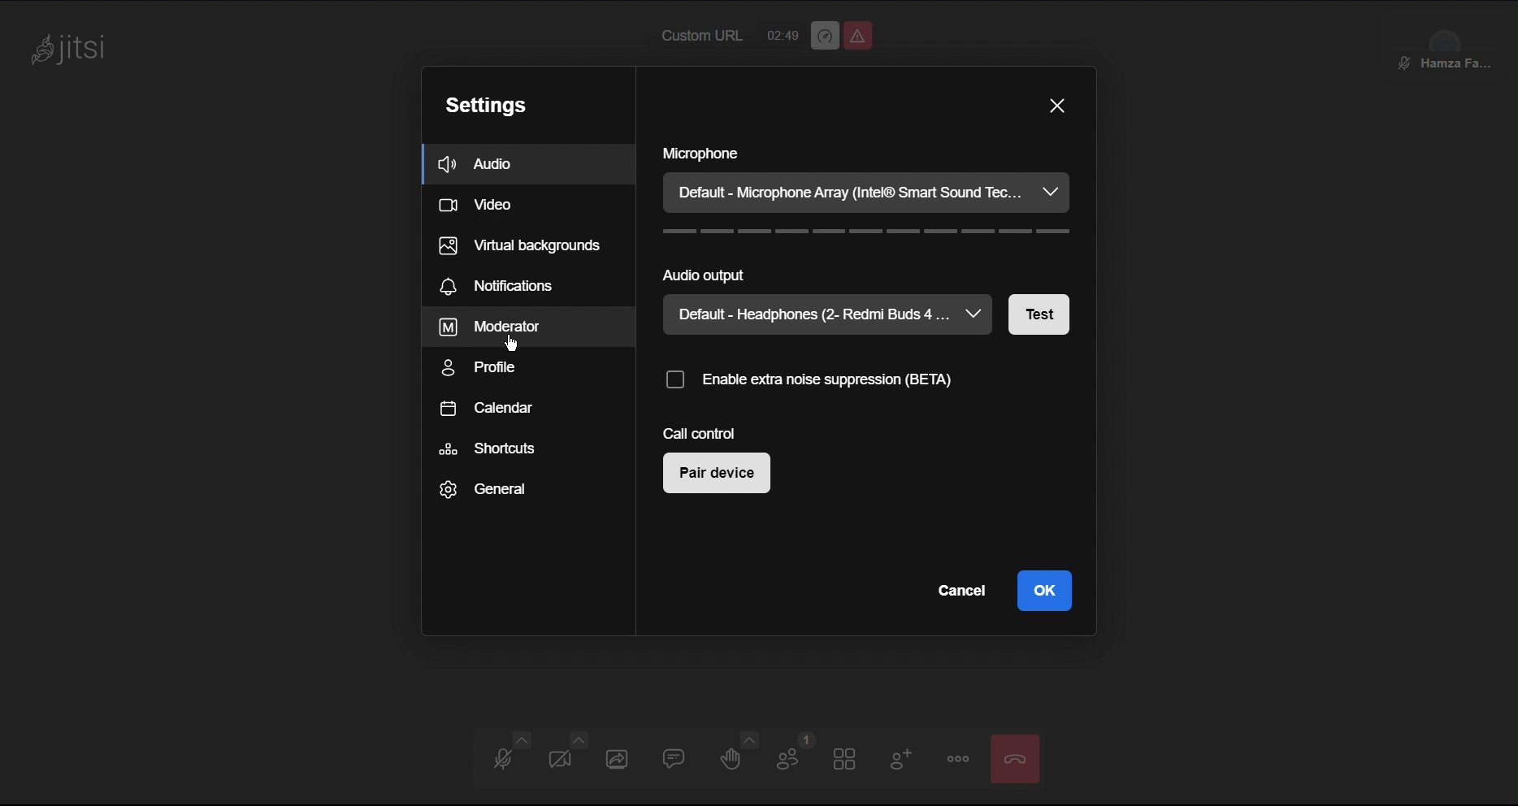 The image size is (1518, 806). Describe the element at coordinates (696, 434) in the screenshot. I see `Call control` at that location.